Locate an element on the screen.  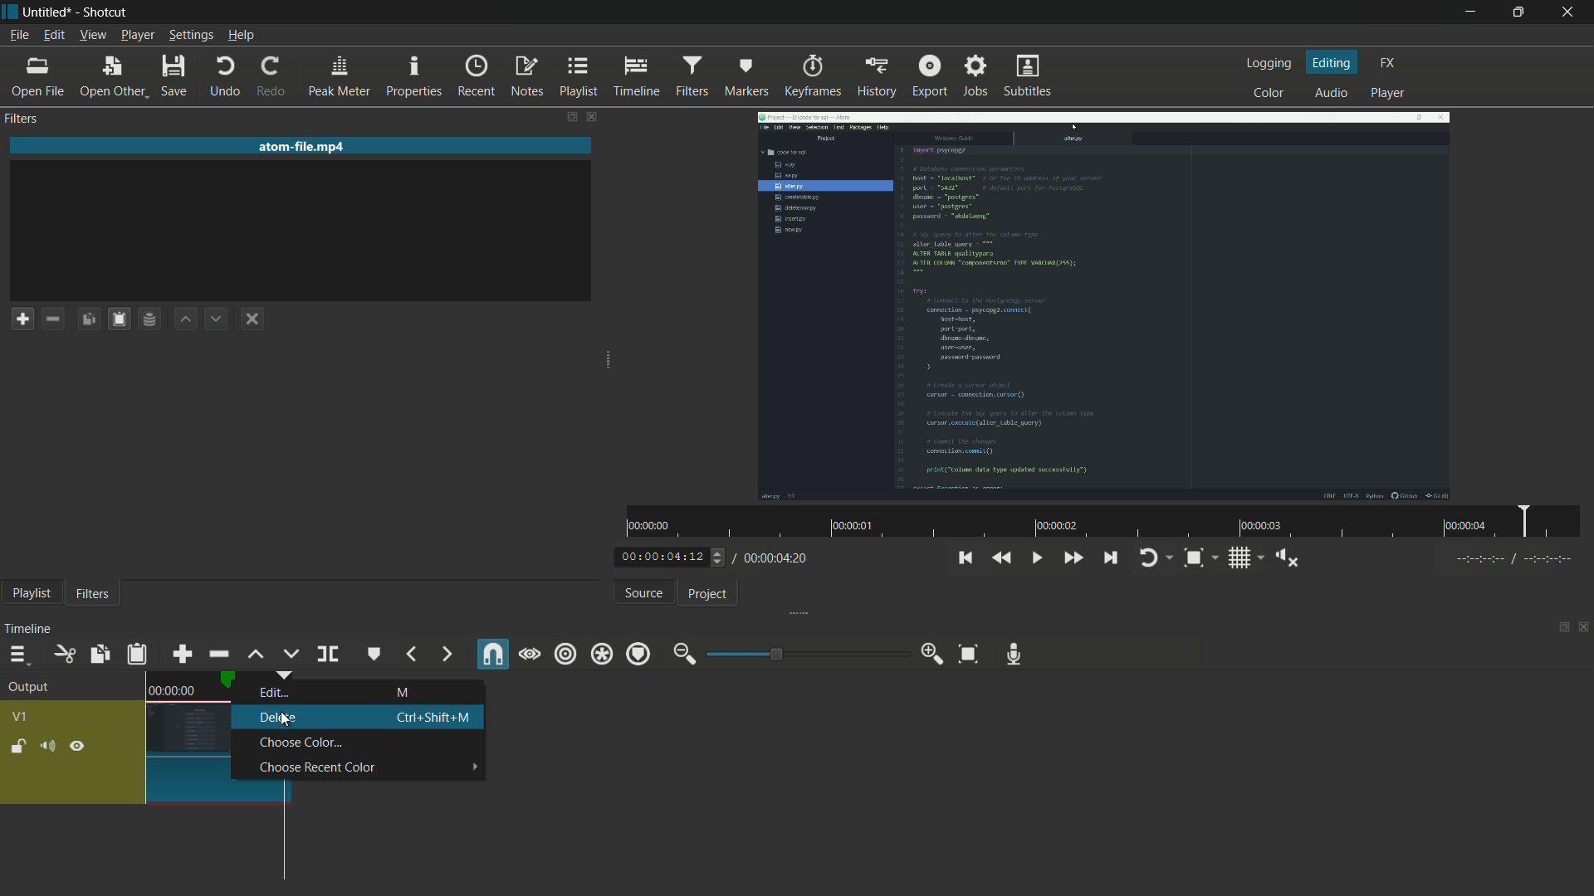
split at playhead is located at coordinates (330, 653).